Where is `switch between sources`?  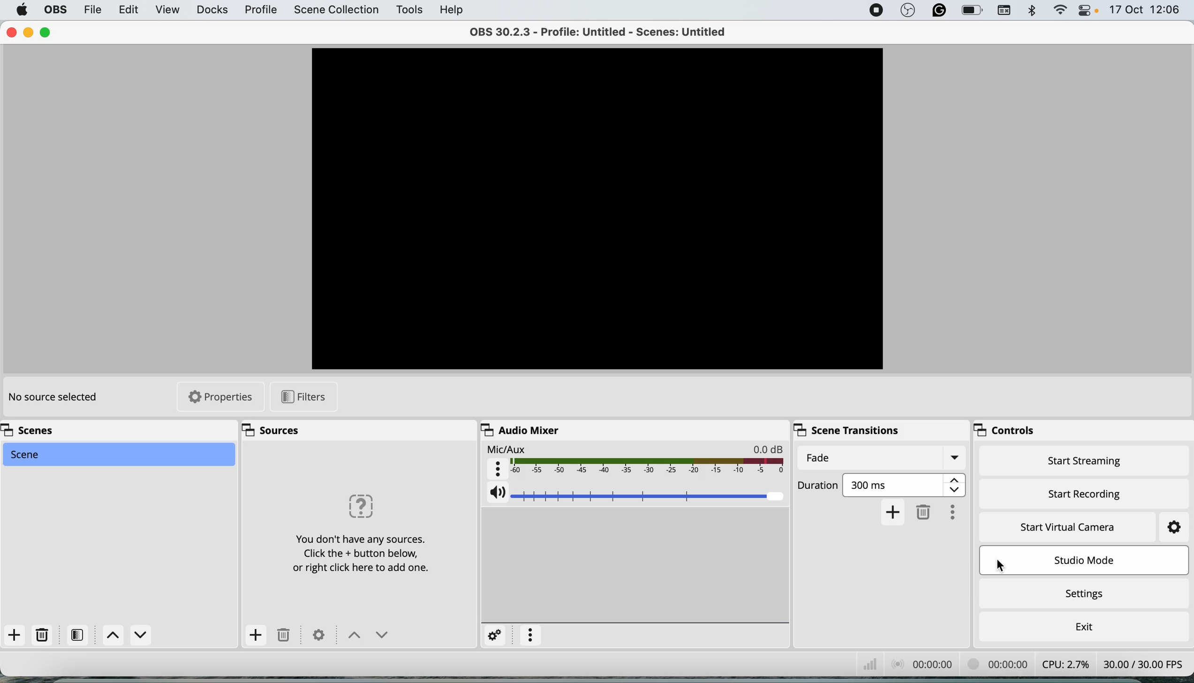
switch between sources is located at coordinates (365, 636).